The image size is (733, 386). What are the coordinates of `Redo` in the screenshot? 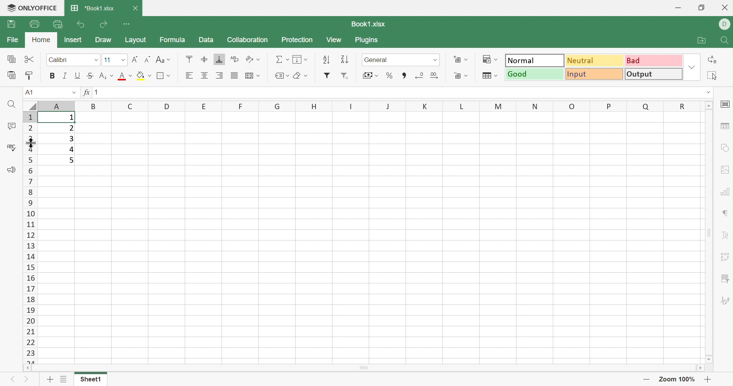 It's located at (104, 24).